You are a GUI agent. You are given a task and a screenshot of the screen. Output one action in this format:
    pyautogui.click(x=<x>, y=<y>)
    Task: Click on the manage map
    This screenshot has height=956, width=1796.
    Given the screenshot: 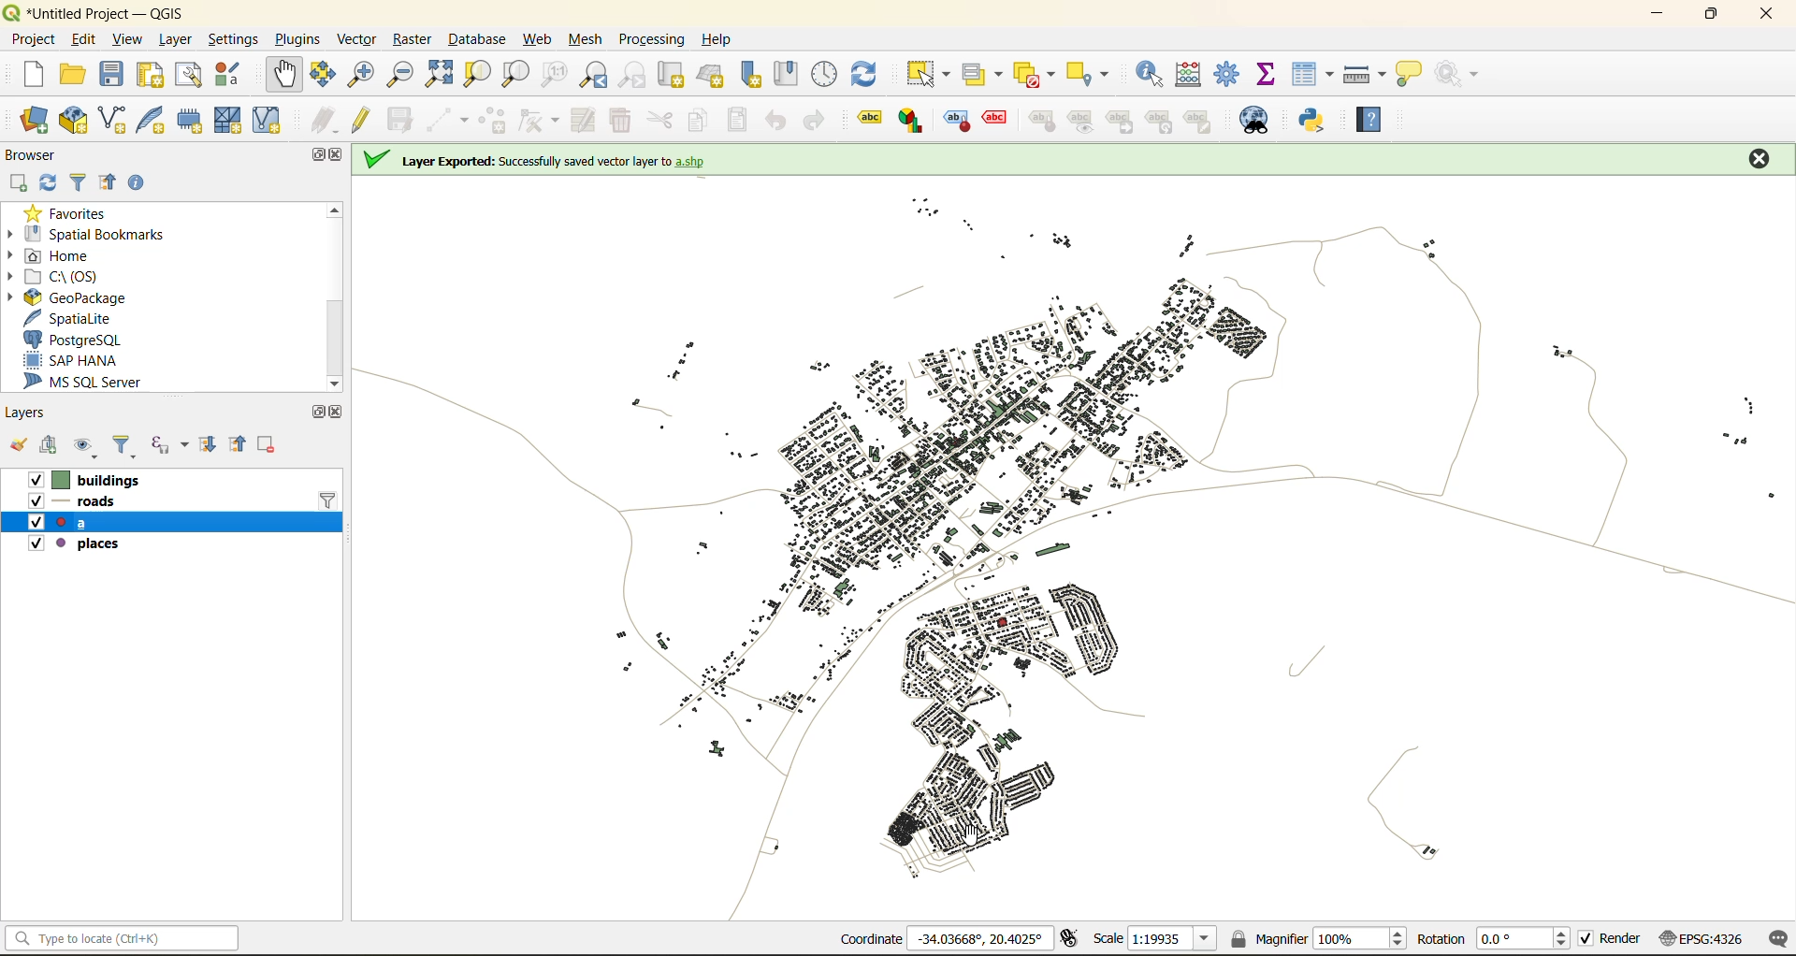 What is the action you would take?
    pyautogui.click(x=83, y=445)
    